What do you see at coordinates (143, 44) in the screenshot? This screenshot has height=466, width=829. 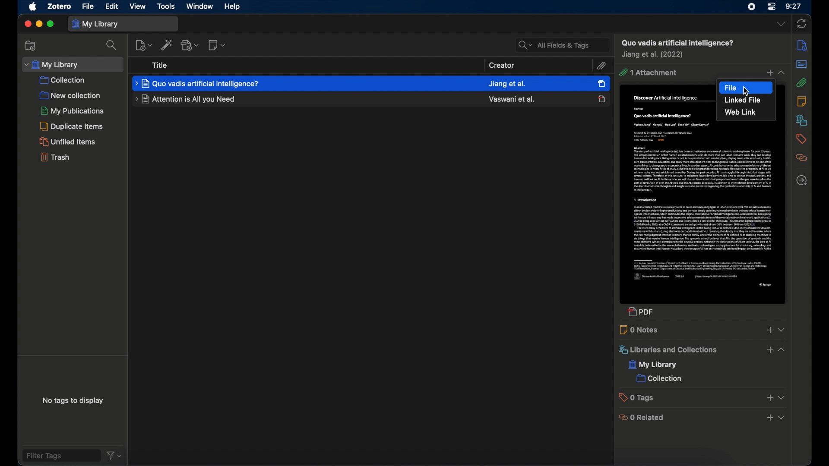 I see `new item` at bounding box center [143, 44].